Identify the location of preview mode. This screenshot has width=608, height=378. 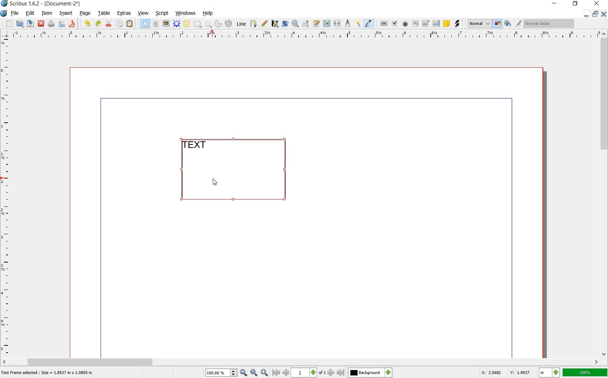
(508, 24).